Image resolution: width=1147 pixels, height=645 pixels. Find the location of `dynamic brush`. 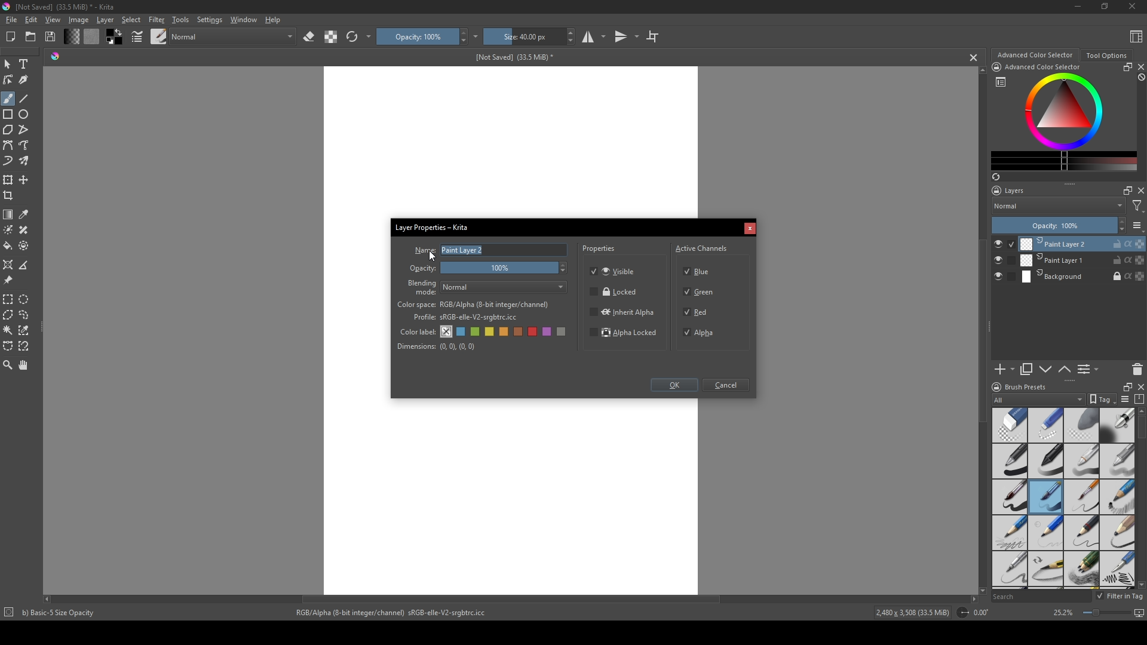

dynamic brush is located at coordinates (8, 162).